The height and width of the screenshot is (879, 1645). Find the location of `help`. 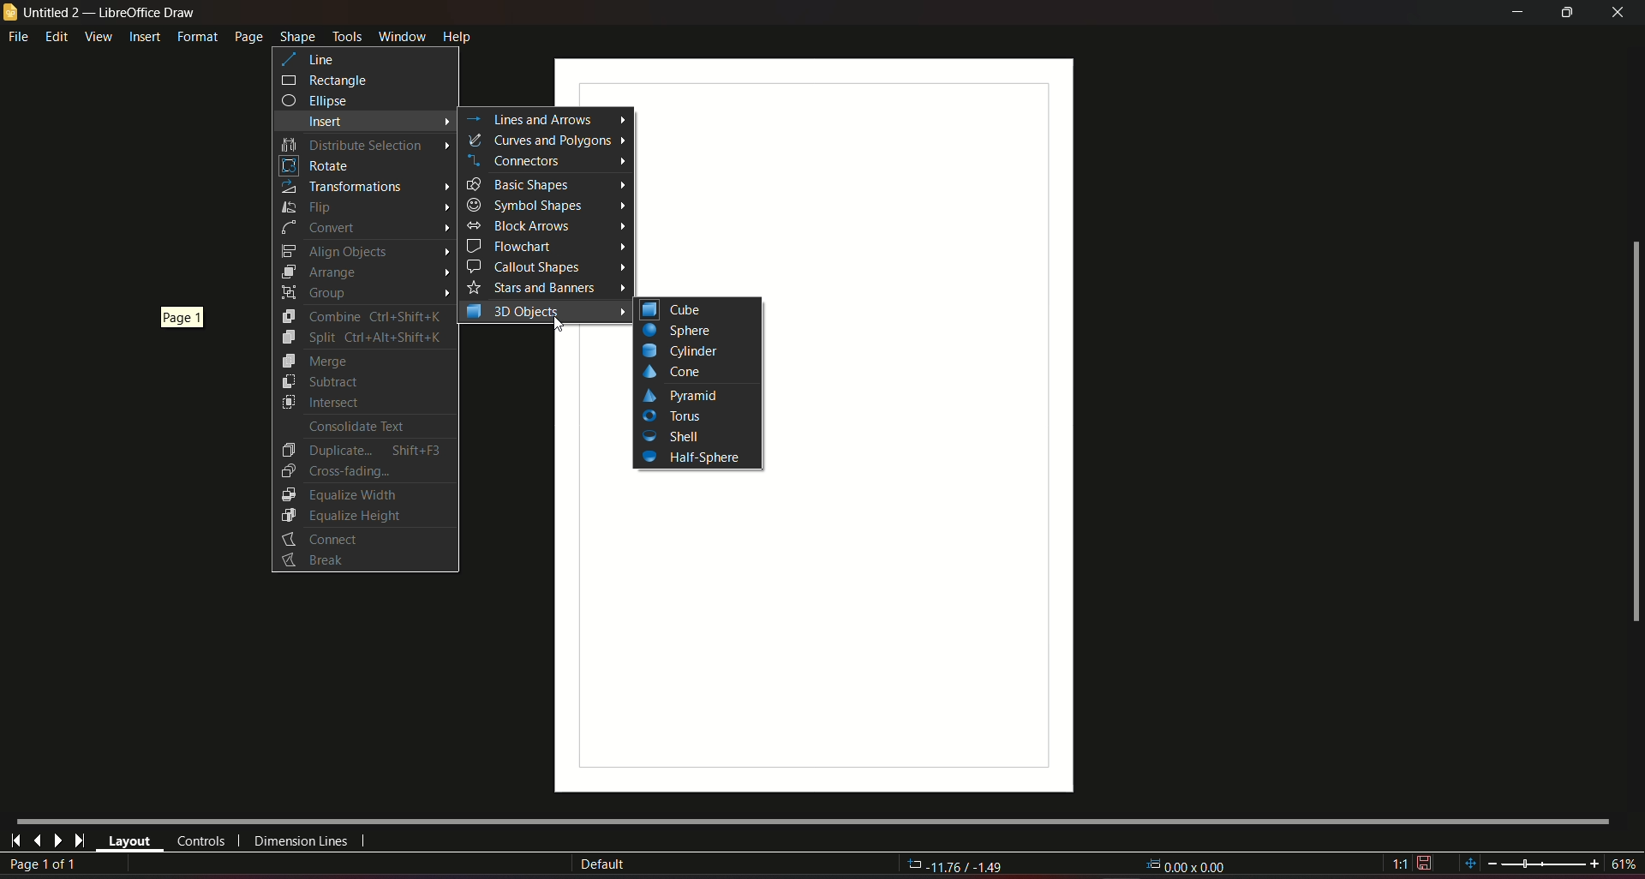

help is located at coordinates (458, 35).